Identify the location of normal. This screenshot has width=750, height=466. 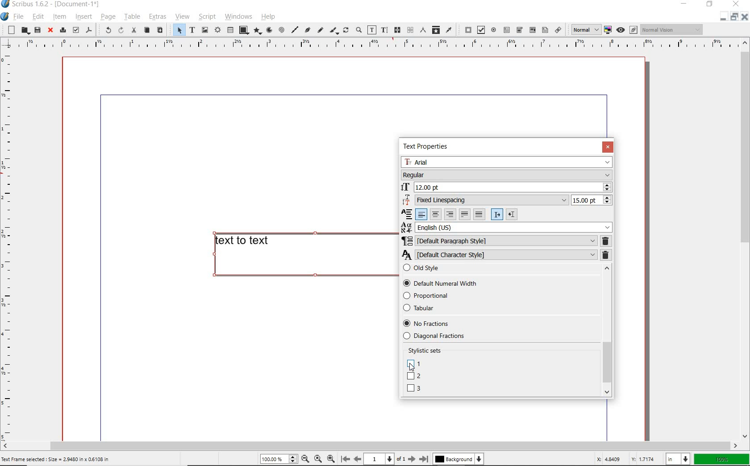
(584, 29).